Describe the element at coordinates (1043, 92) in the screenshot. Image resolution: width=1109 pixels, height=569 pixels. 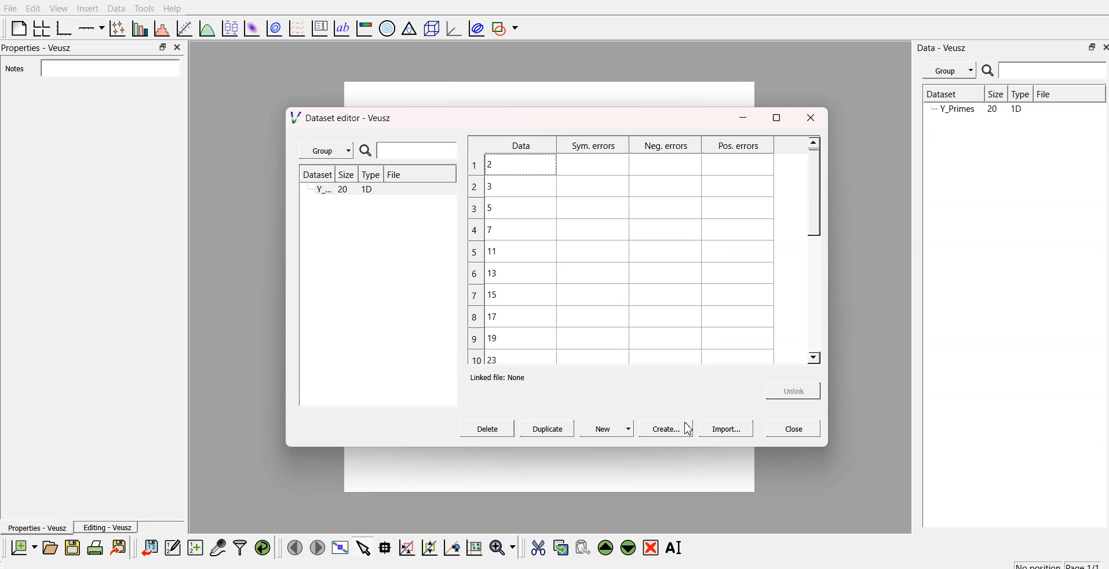
I see `File` at that location.